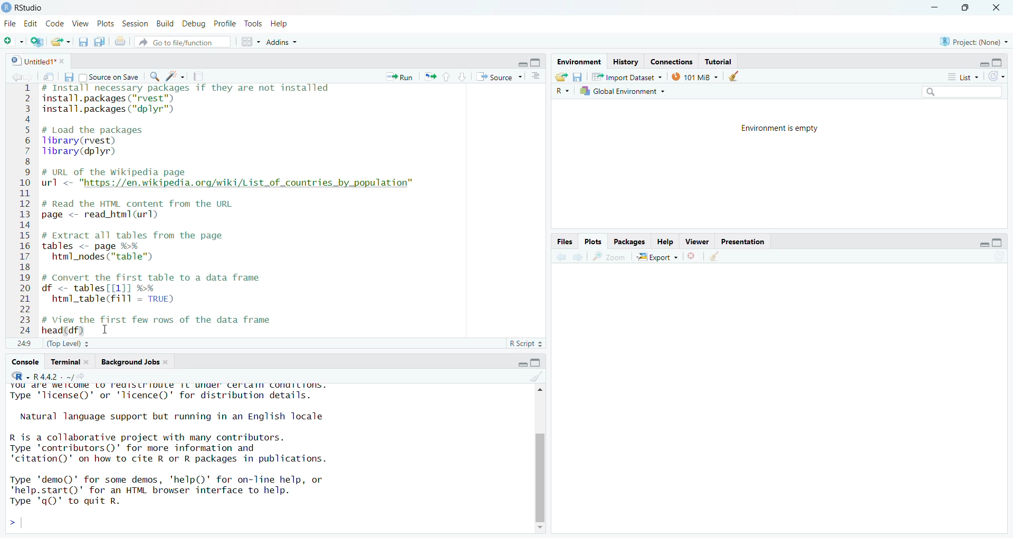 The height and width of the screenshot is (538, 1013). What do you see at coordinates (10, 23) in the screenshot?
I see `File` at bounding box center [10, 23].